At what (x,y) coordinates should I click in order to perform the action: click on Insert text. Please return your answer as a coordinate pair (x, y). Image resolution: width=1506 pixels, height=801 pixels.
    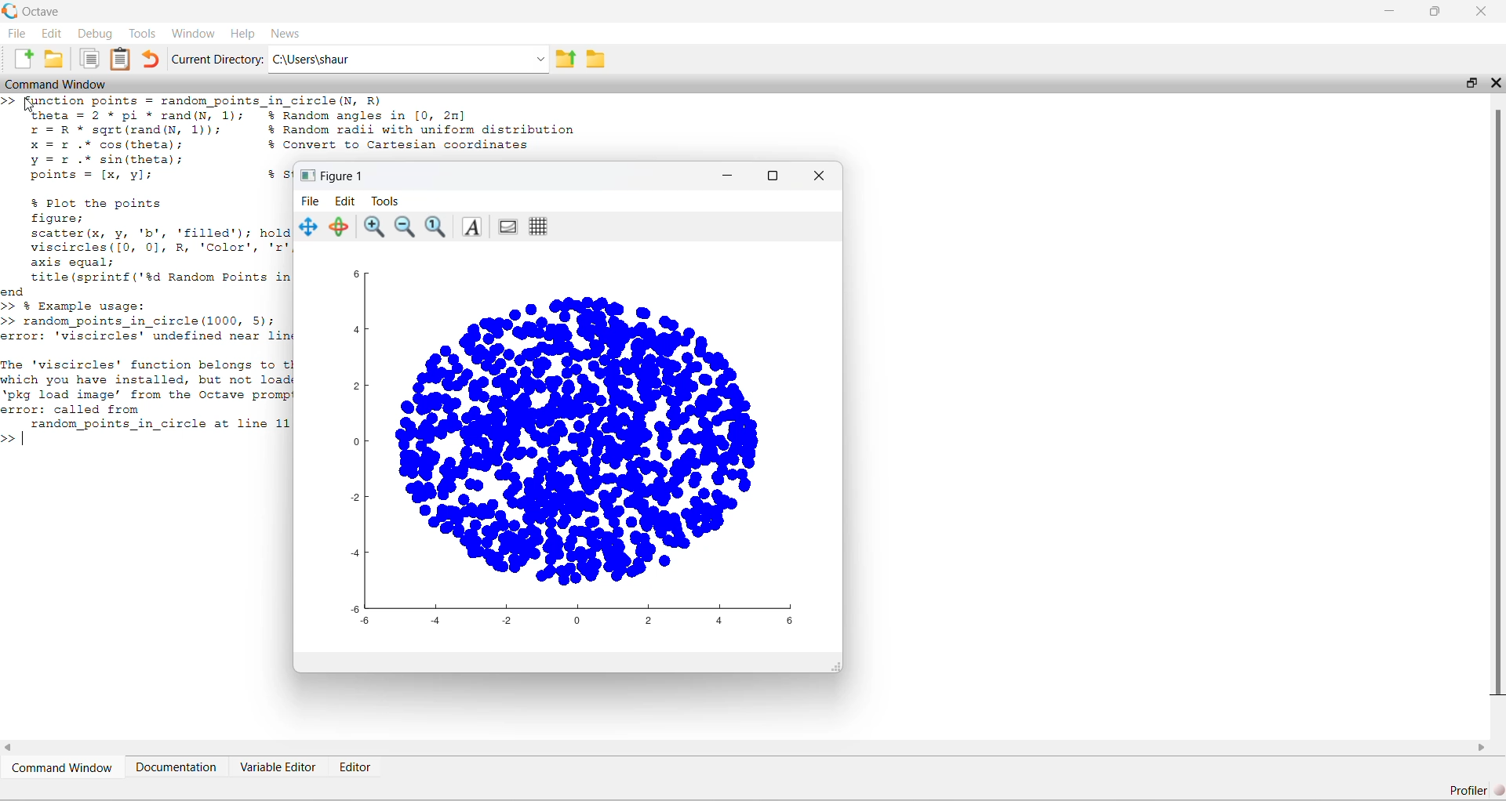
    Looking at the image, I should click on (471, 227).